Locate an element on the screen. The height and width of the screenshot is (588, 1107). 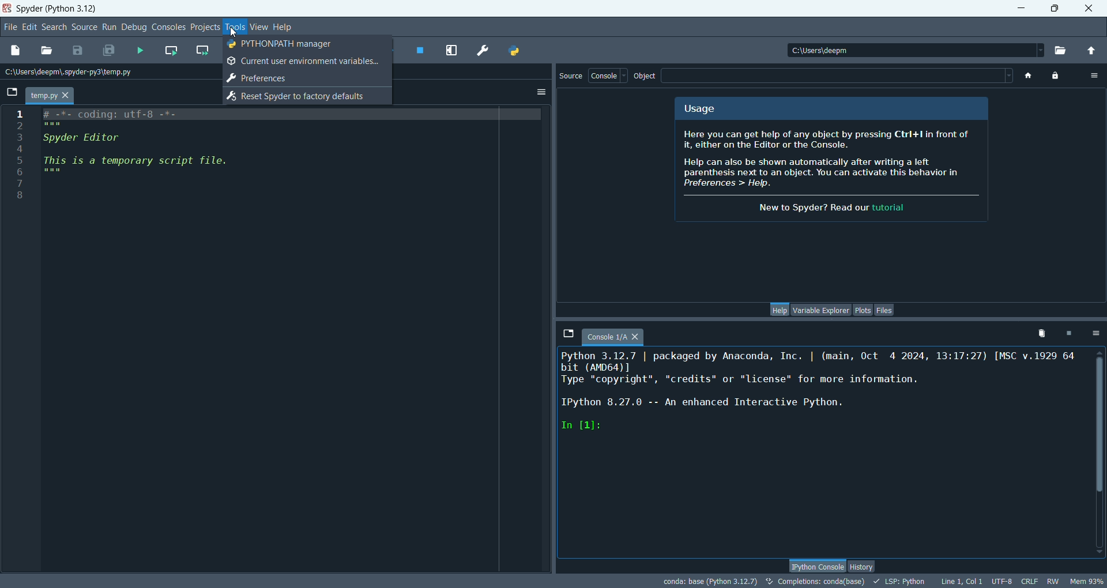
save is located at coordinates (79, 51).